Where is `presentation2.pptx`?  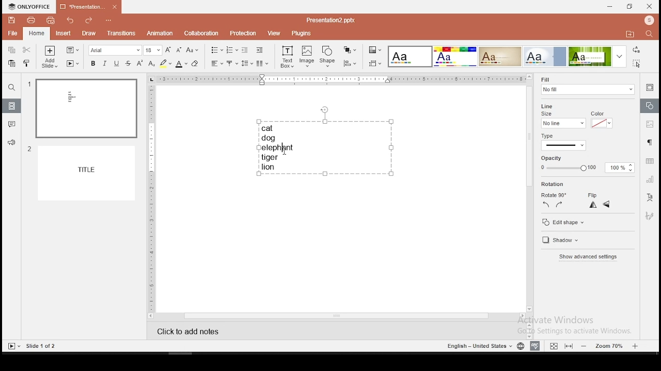
presentation2.pptx is located at coordinates (331, 20).